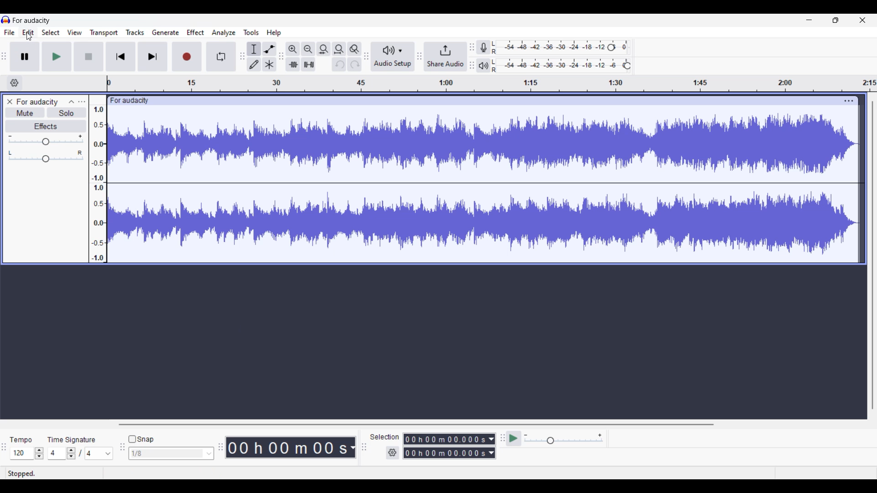  Describe the element at coordinates (309, 64) in the screenshot. I see `Silence audio selection` at that location.